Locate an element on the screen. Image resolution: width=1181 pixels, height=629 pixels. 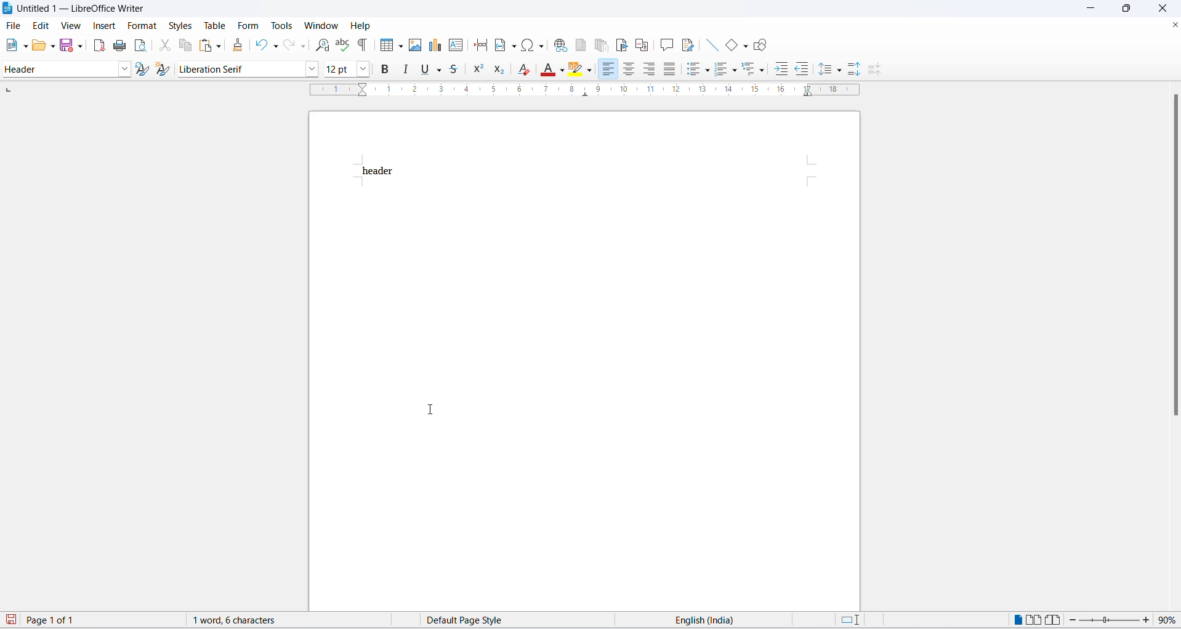
update selected style is located at coordinates (142, 69).